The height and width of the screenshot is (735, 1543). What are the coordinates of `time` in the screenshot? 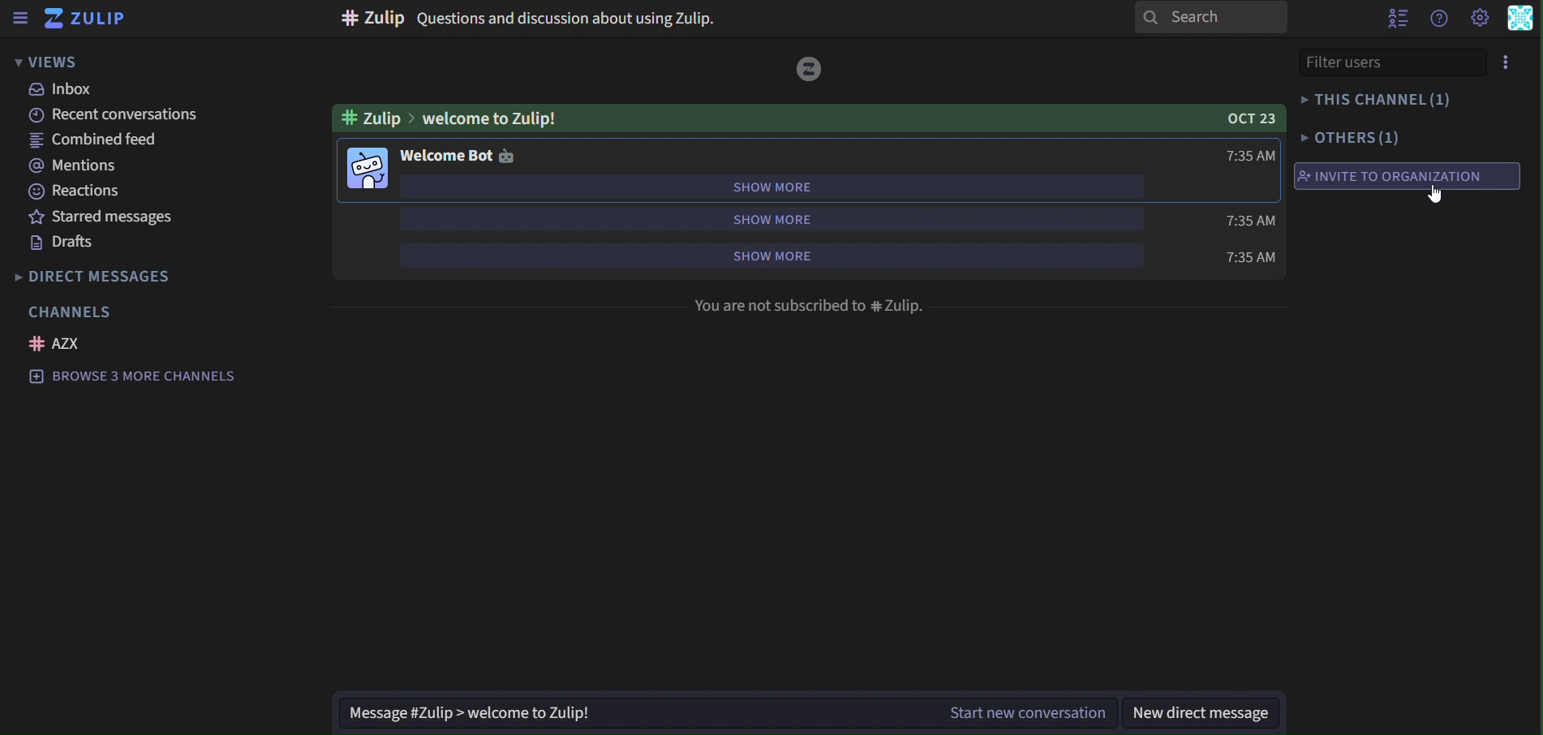 It's located at (1250, 157).